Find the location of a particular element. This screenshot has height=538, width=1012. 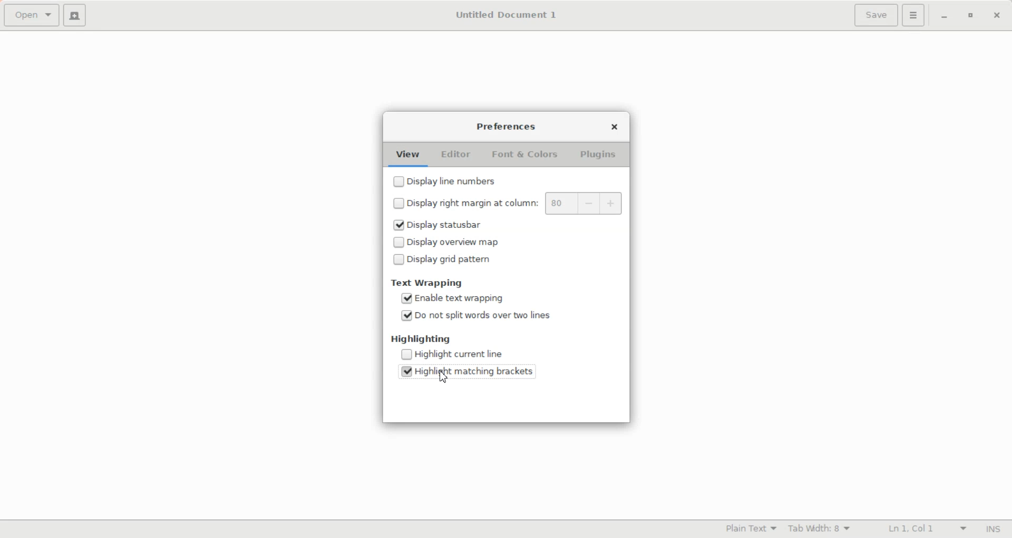

Plugins is located at coordinates (597, 155).